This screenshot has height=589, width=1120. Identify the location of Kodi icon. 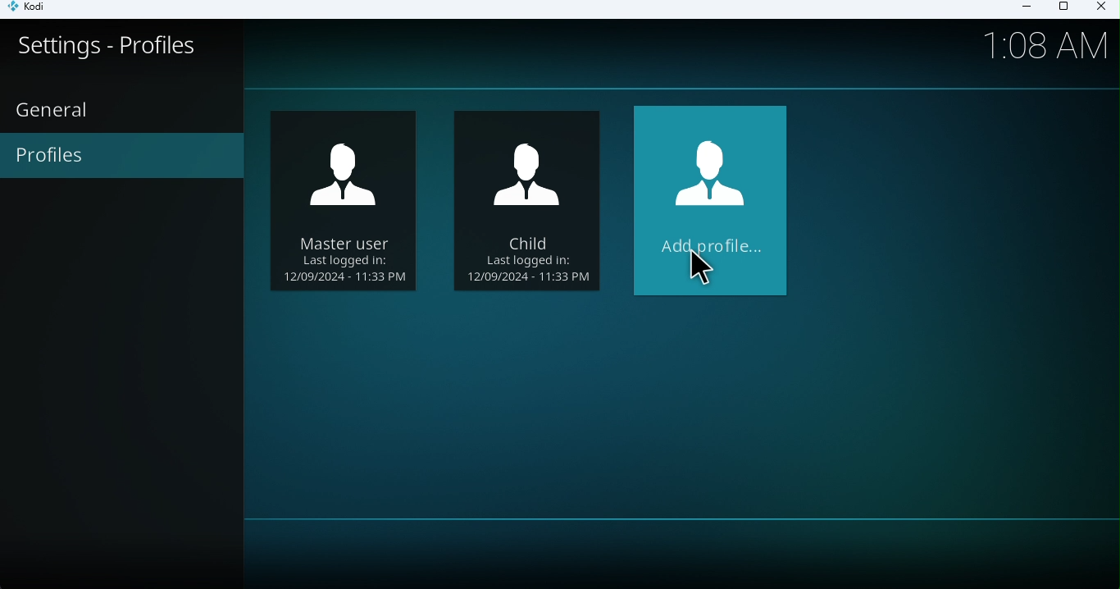
(34, 10).